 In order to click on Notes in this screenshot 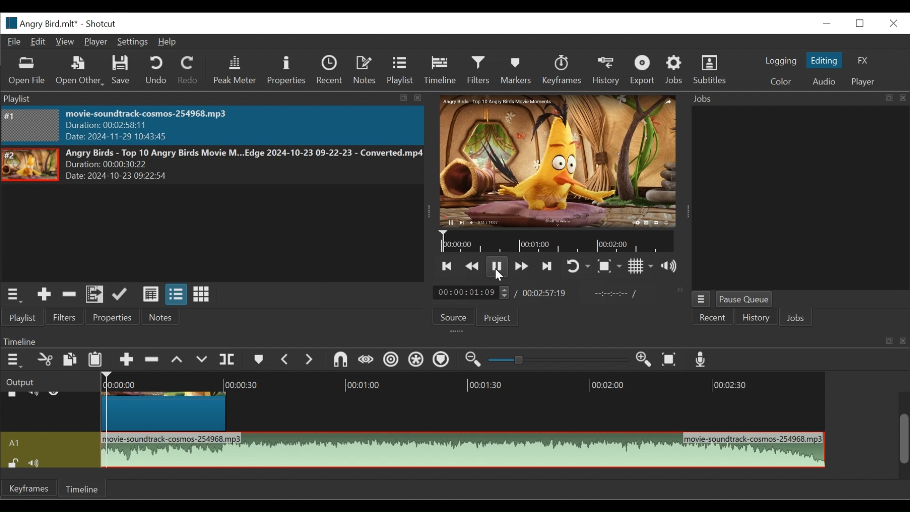, I will do `click(160, 318)`.